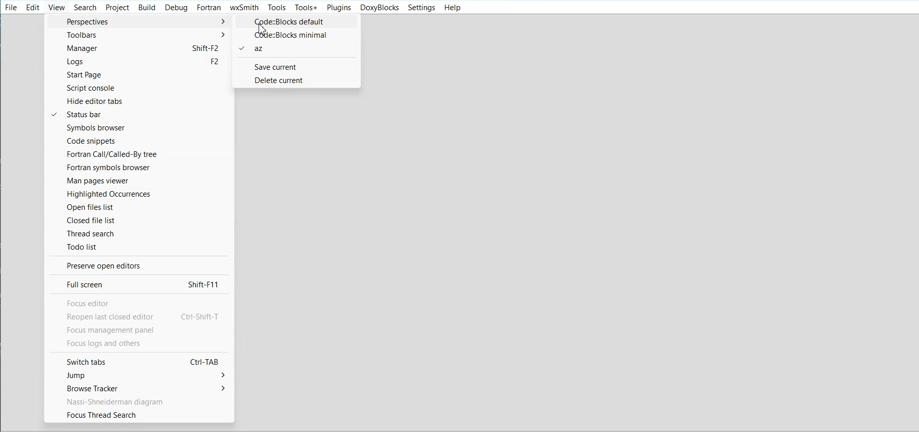  I want to click on Jump, so click(143, 375).